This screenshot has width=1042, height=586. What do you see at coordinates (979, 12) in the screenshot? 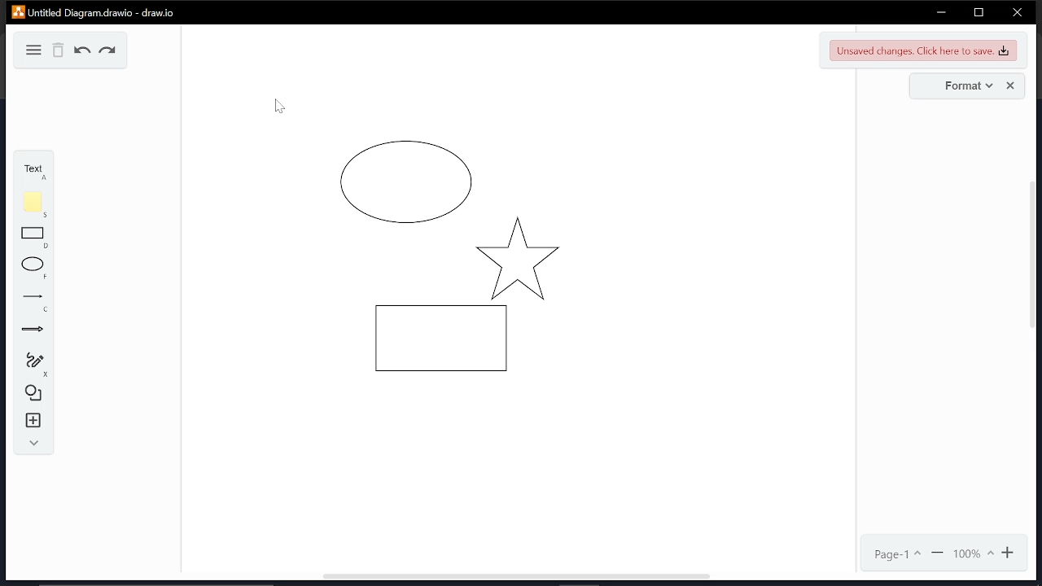
I see `restore down` at bounding box center [979, 12].